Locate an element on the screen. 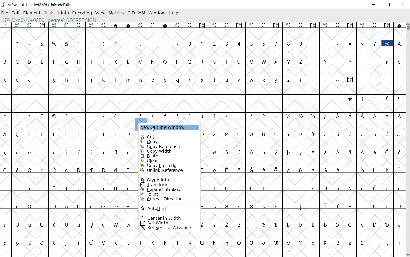 This screenshot has height=257, width=410. tools is located at coordinates (49, 13).